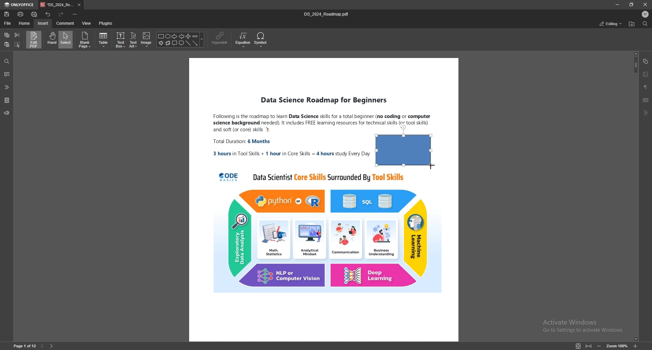  What do you see at coordinates (618, 346) in the screenshot?
I see `zoom` at bounding box center [618, 346].